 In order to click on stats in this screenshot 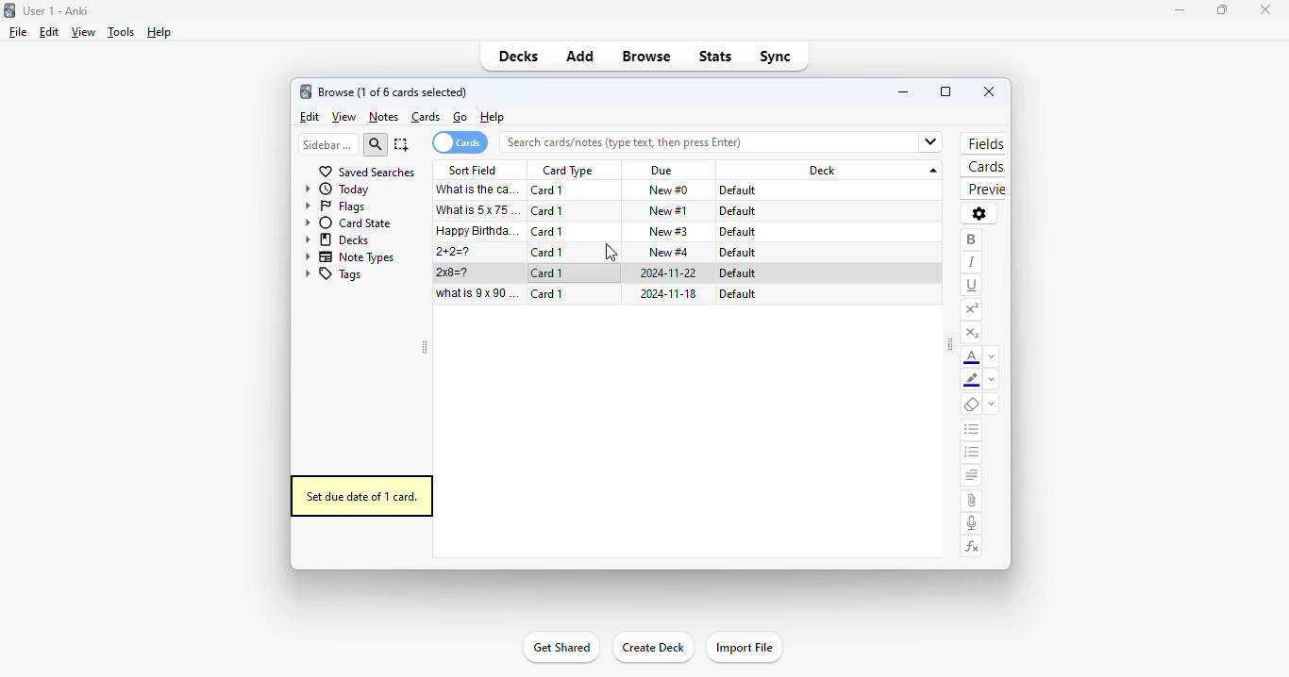, I will do `click(715, 56)`.